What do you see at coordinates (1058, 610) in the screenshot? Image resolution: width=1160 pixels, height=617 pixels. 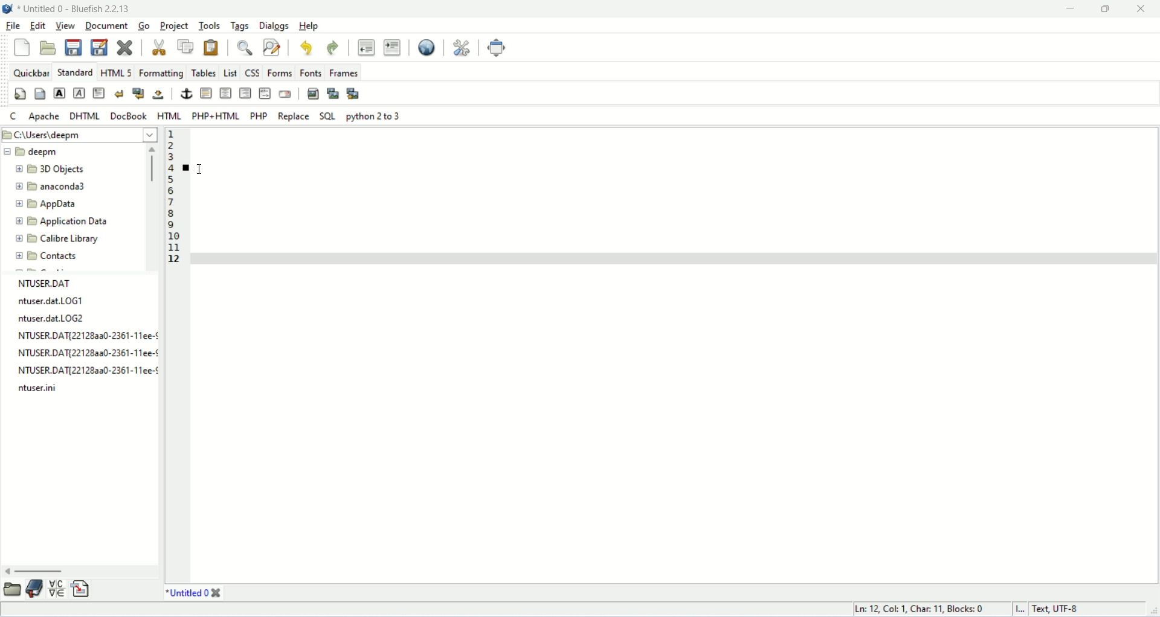 I see `text, UTF-8` at bounding box center [1058, 610].